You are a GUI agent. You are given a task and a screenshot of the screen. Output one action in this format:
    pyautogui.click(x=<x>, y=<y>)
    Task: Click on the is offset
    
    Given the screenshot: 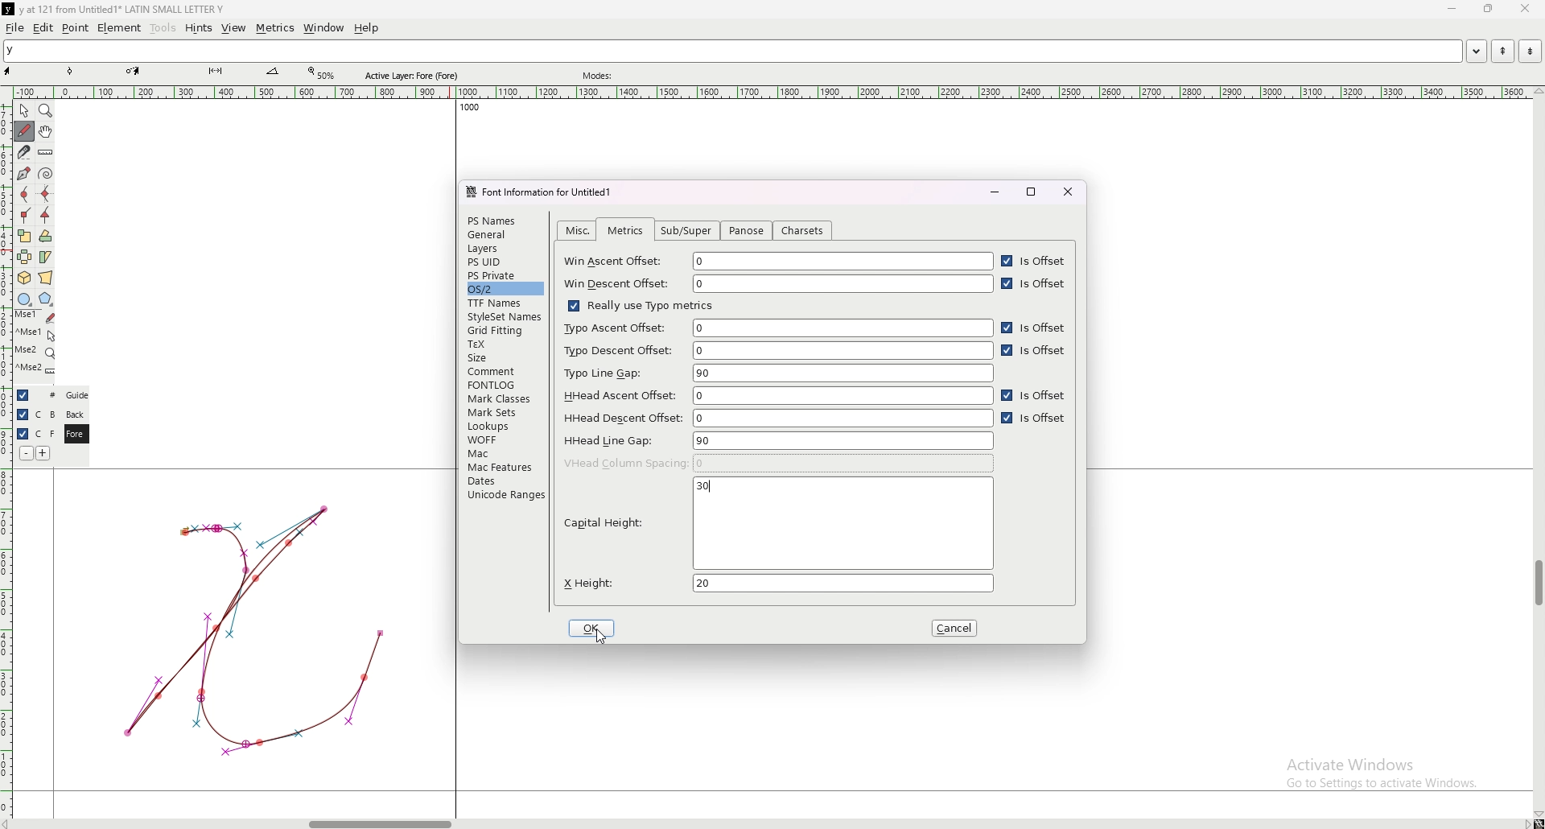 What is the action you would take?
    pyautogui.click(x=1035, y=328)
    